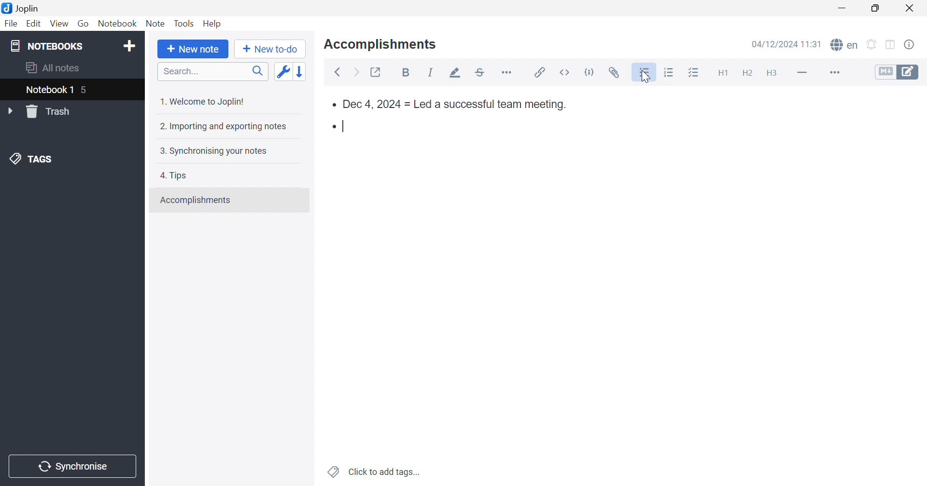 Image resolution: width=927 pixels, height=486 pixels. What do you see at coordinates (457, 73) in the screenshot?
I see `Highlight` at bounding box center [457, 73].